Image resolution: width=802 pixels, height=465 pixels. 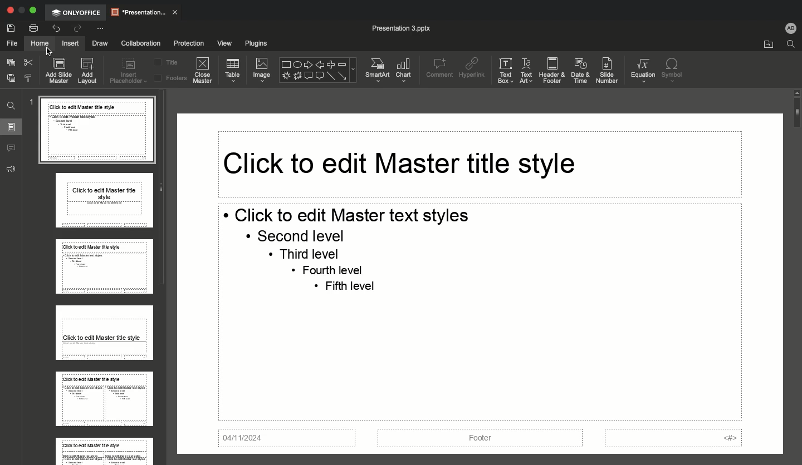 What do you see at coordinates (11, 28) in the screenshot?
I see `Save` at bounding box center [11, 28].